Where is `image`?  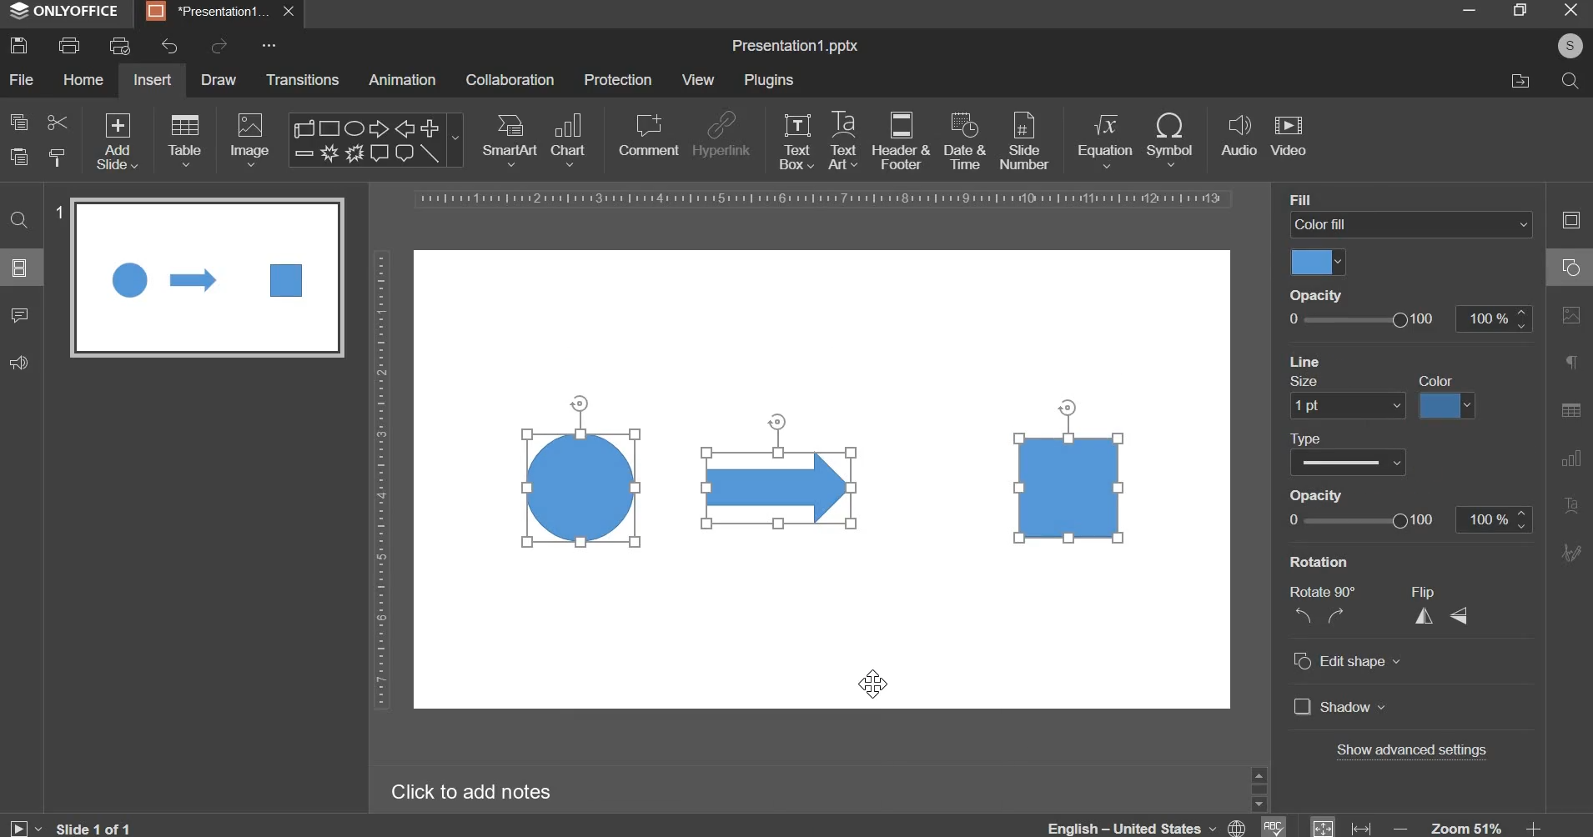 image is located at coordinates (252, 139).